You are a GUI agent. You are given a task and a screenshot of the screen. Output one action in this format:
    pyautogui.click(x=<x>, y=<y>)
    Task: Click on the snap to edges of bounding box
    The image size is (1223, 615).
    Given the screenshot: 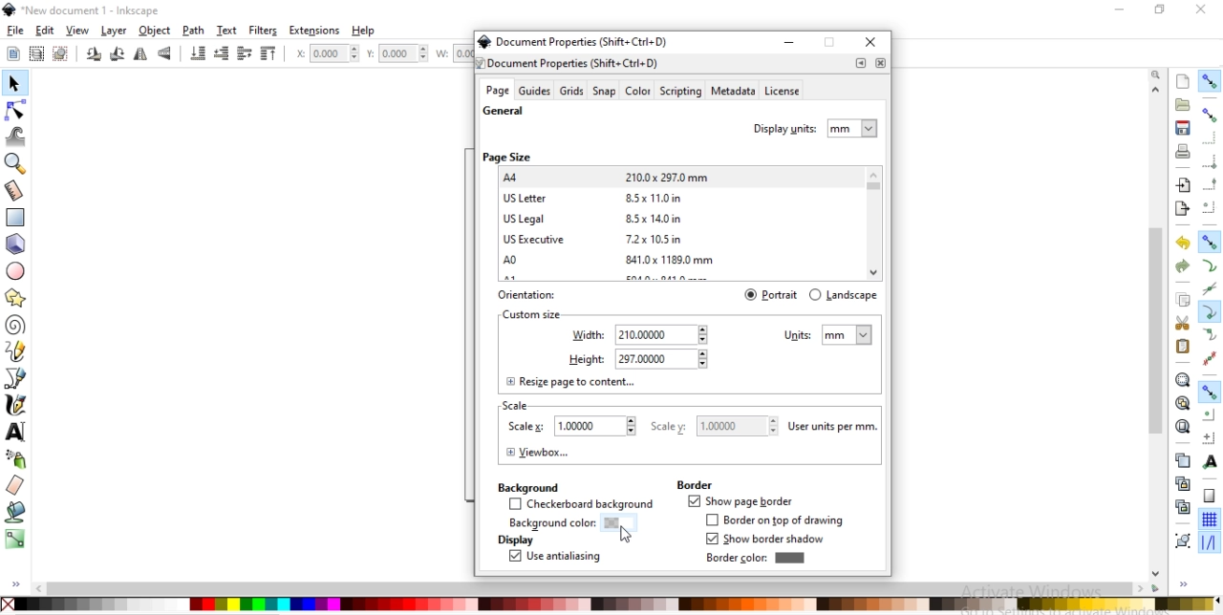 What is the action you would take?
    pyautogui.click(x=1211, y=138)
    